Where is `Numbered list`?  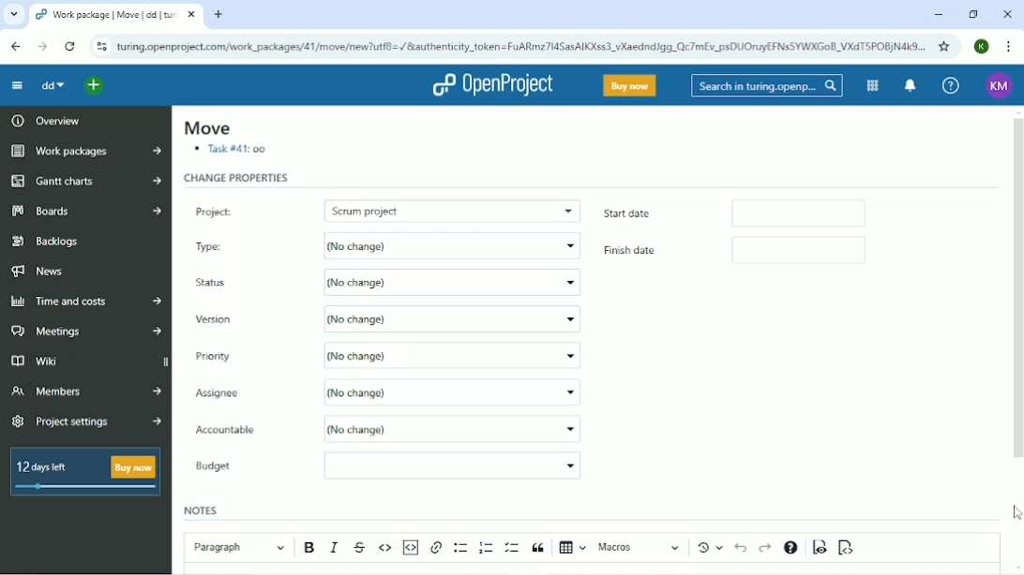
Numbered list is located at coordinates (487, 547).